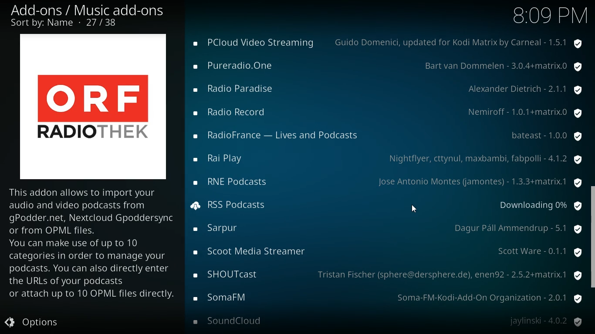  Describe the element at coordinates (541, 206) in the screenshot. I see `installing` at that location.